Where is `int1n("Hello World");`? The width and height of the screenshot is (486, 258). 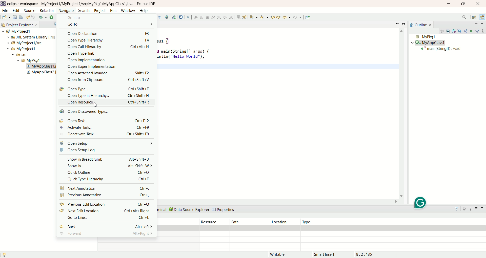
int1n("Hello World"); is located at coordinates (181, 56).